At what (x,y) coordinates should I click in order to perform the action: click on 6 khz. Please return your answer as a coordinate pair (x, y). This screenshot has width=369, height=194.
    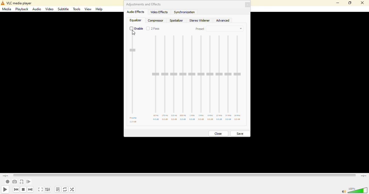
    Looking at the image, I should click on (210, 116).